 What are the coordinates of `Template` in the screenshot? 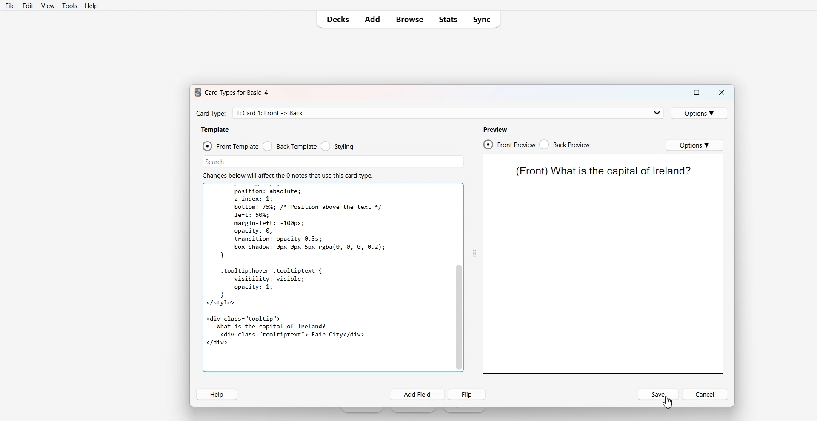 It's located at (216, 130).